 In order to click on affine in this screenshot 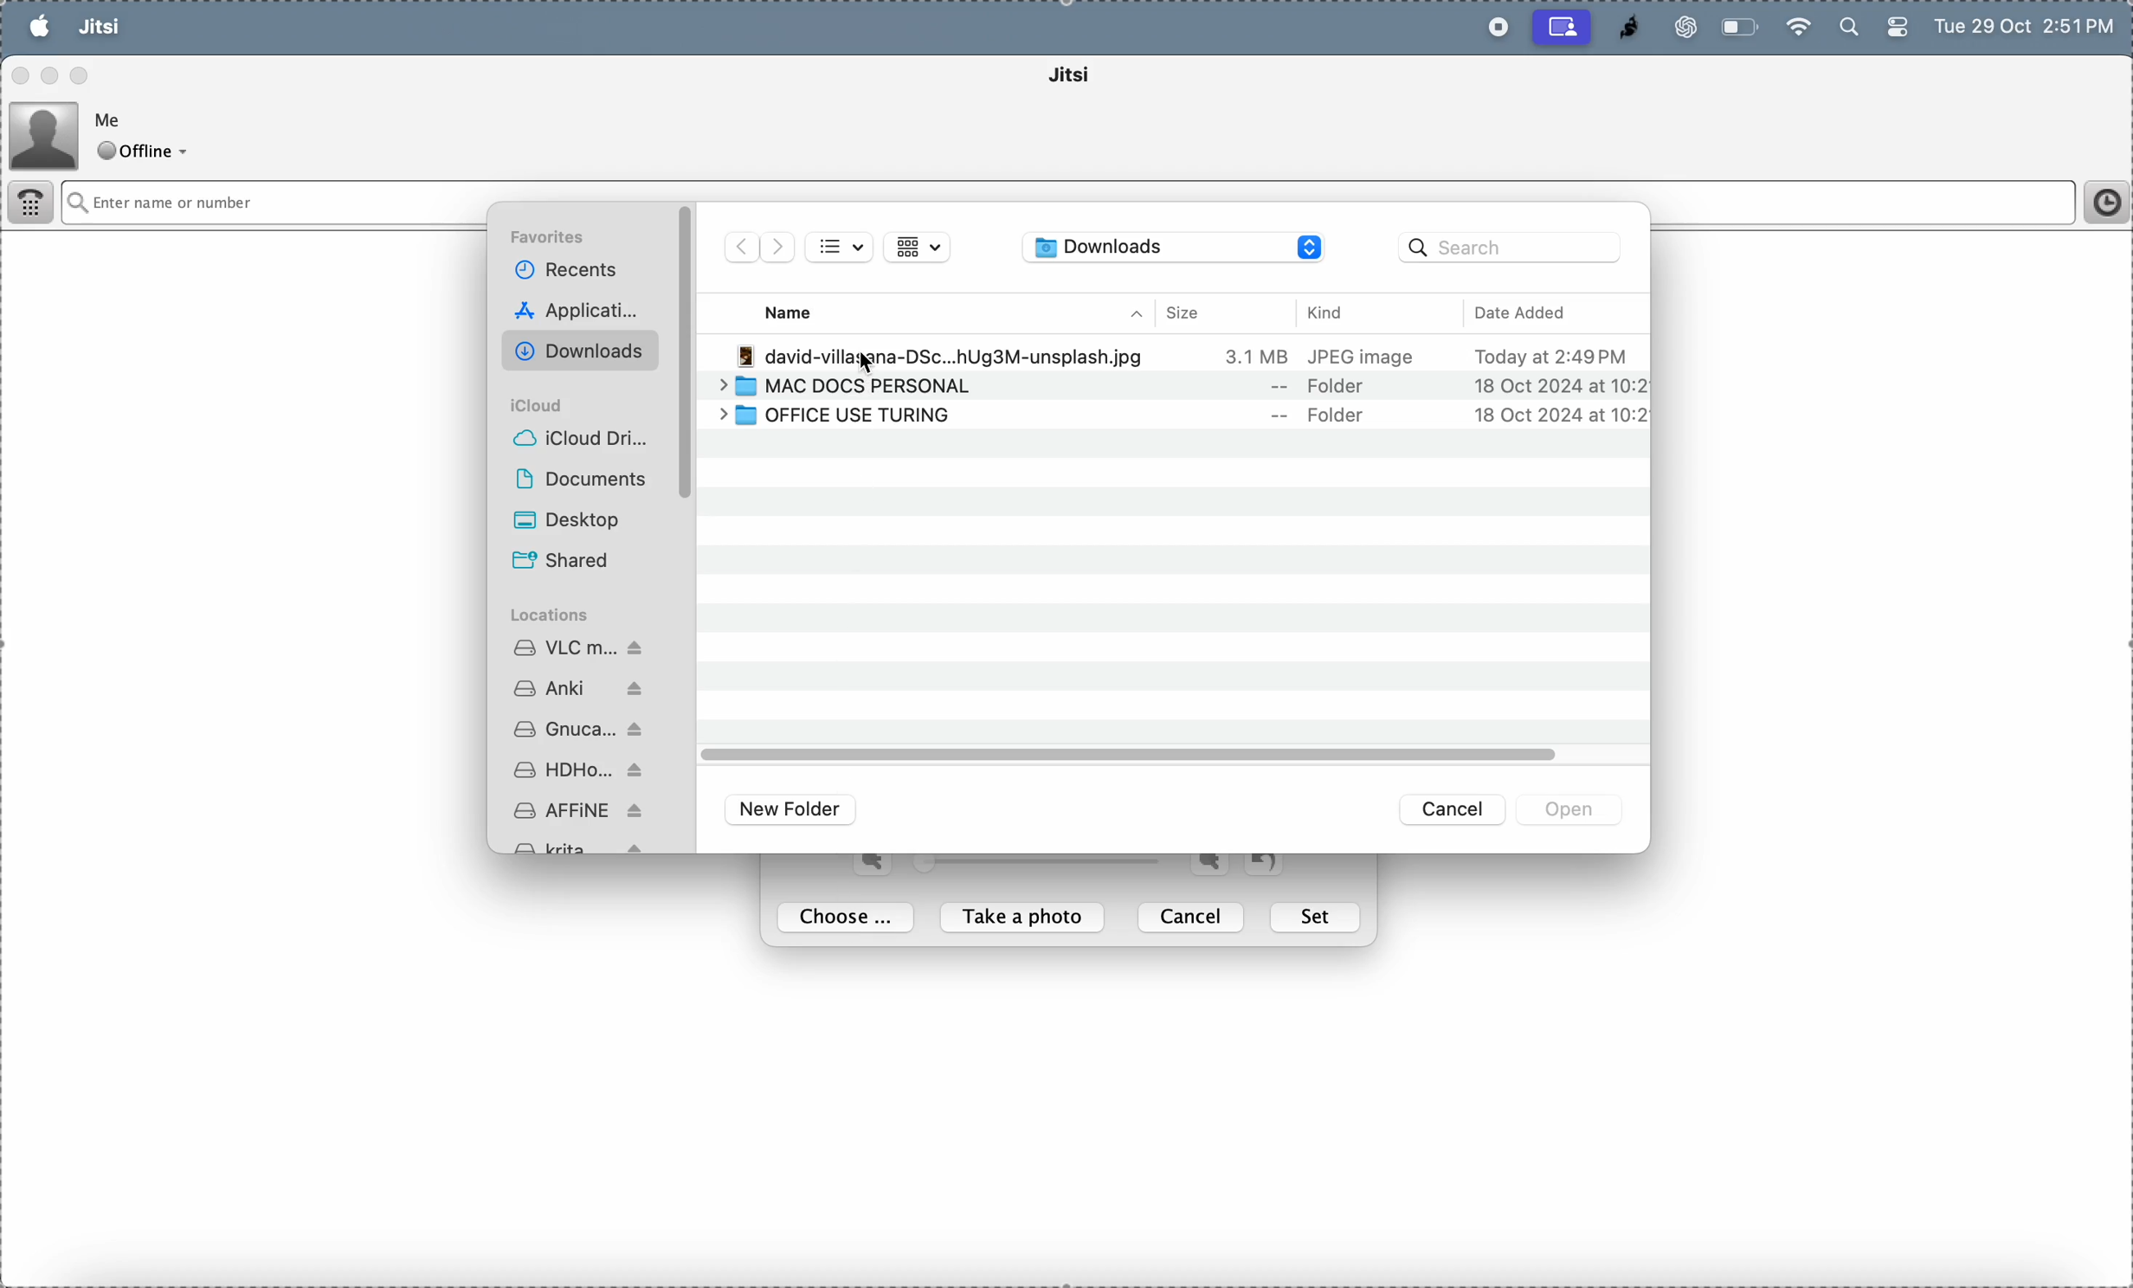, I will do `click(577, 811)`.